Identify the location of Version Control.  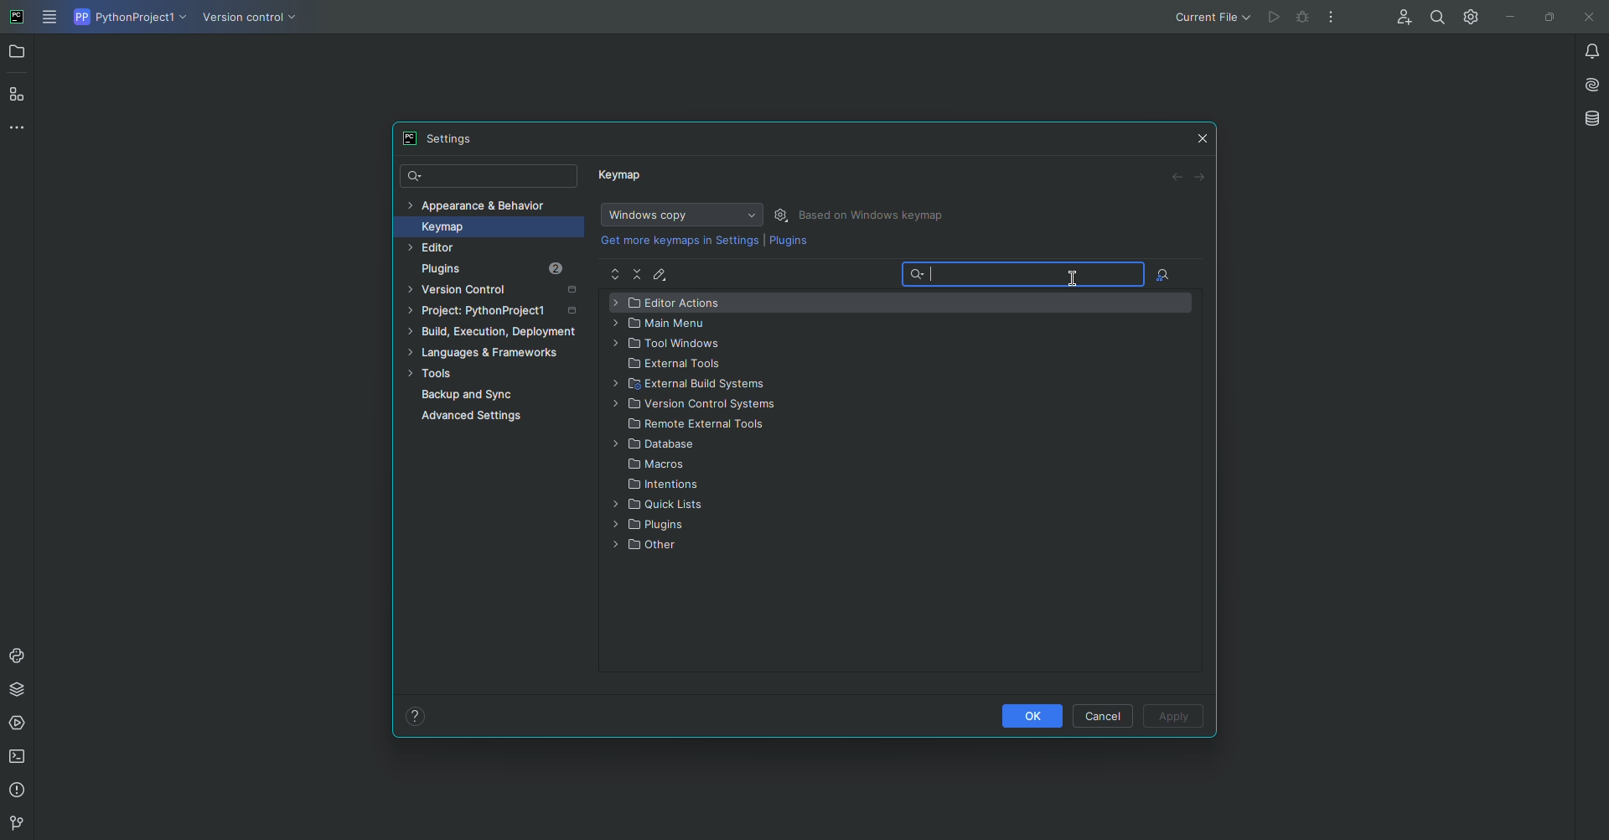
(498, 292).